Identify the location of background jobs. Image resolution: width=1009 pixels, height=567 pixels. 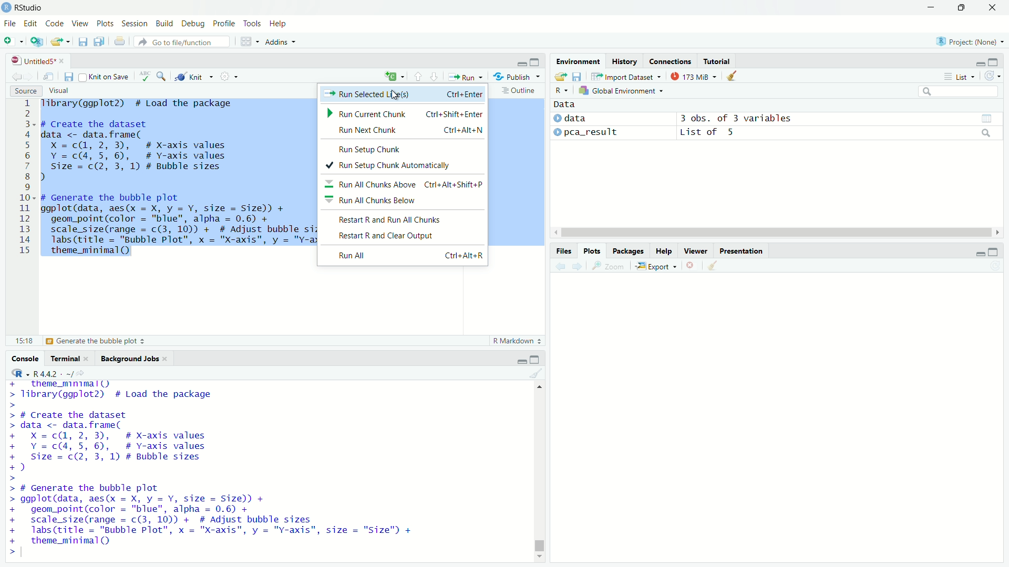
(135, 358).